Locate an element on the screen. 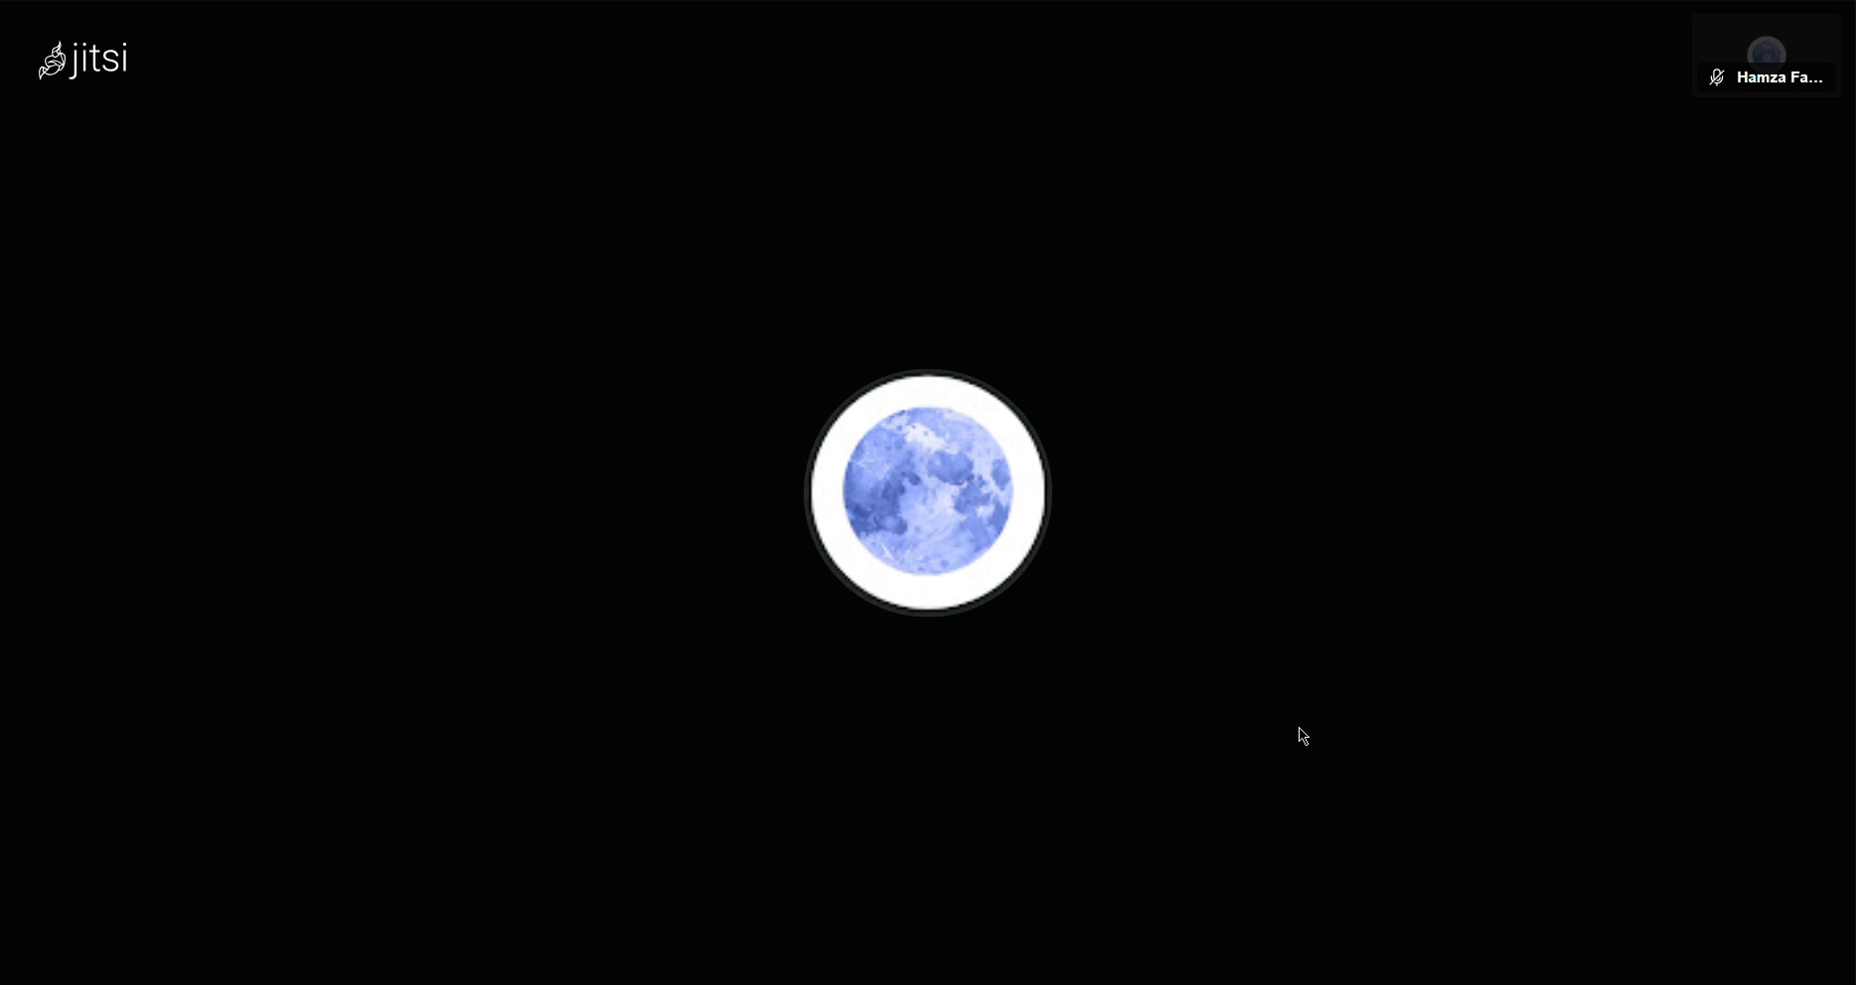 This screenshot has height=985, width=1856. Member View is located at coordinates (1769, 64).